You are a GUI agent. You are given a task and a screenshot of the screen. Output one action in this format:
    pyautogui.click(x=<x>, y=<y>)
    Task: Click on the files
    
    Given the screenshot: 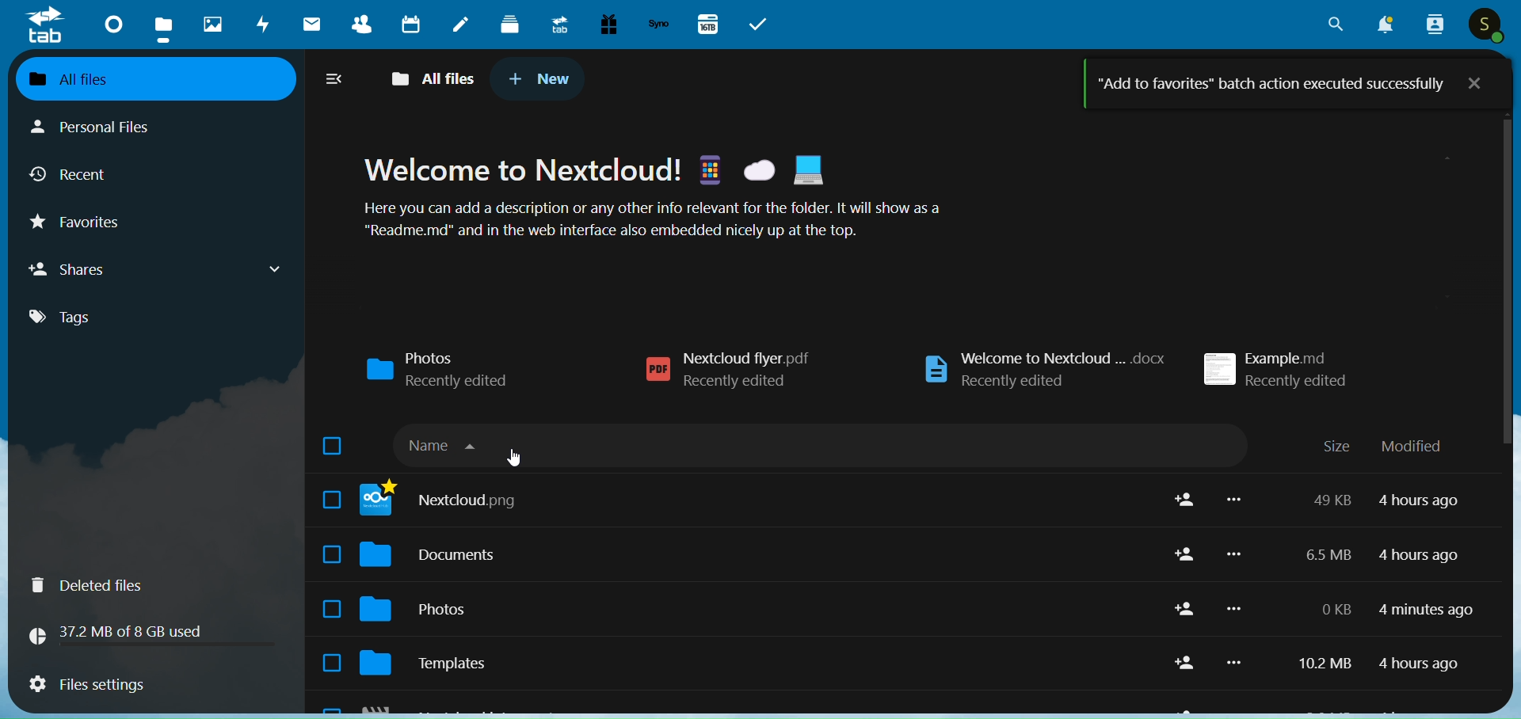 What is the action you would take?
    pyautogui.click(x=162, y=25)
    